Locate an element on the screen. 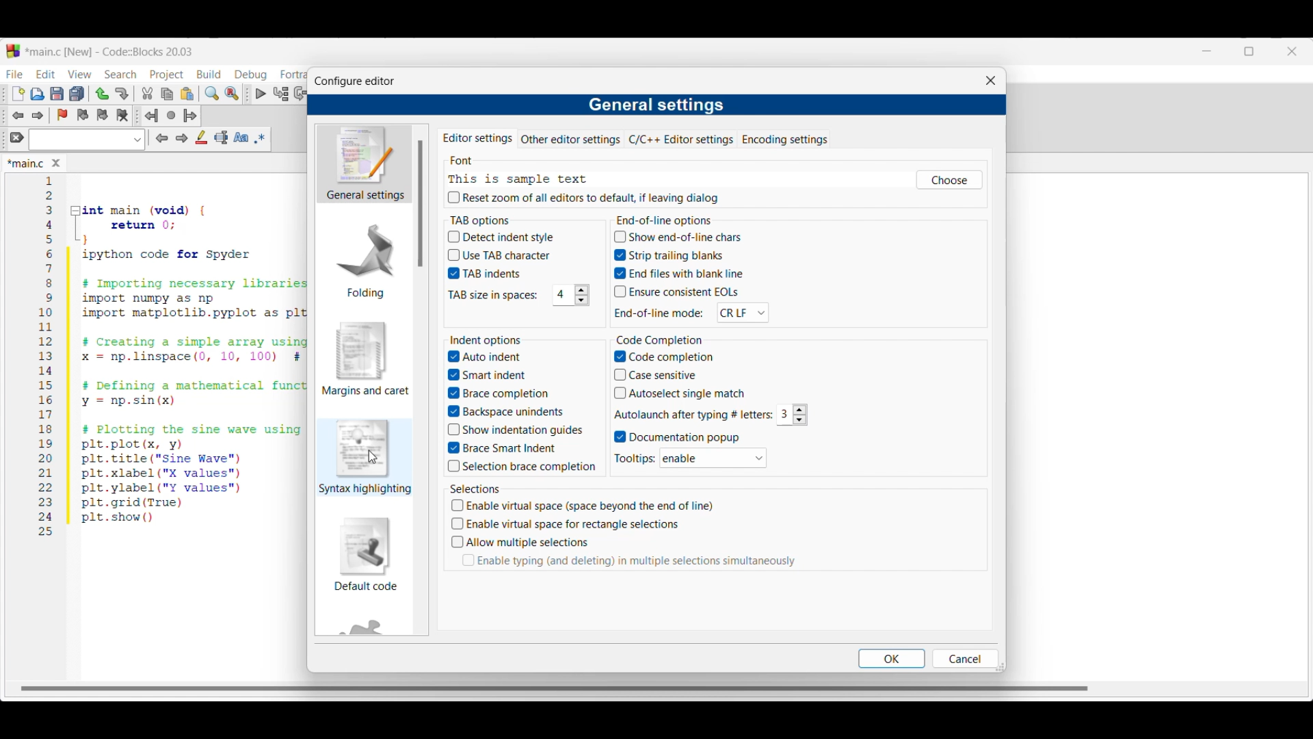 The width and height of the screenshot is (1313, 739). Indicates mode options is located at coordinates (659, 313).